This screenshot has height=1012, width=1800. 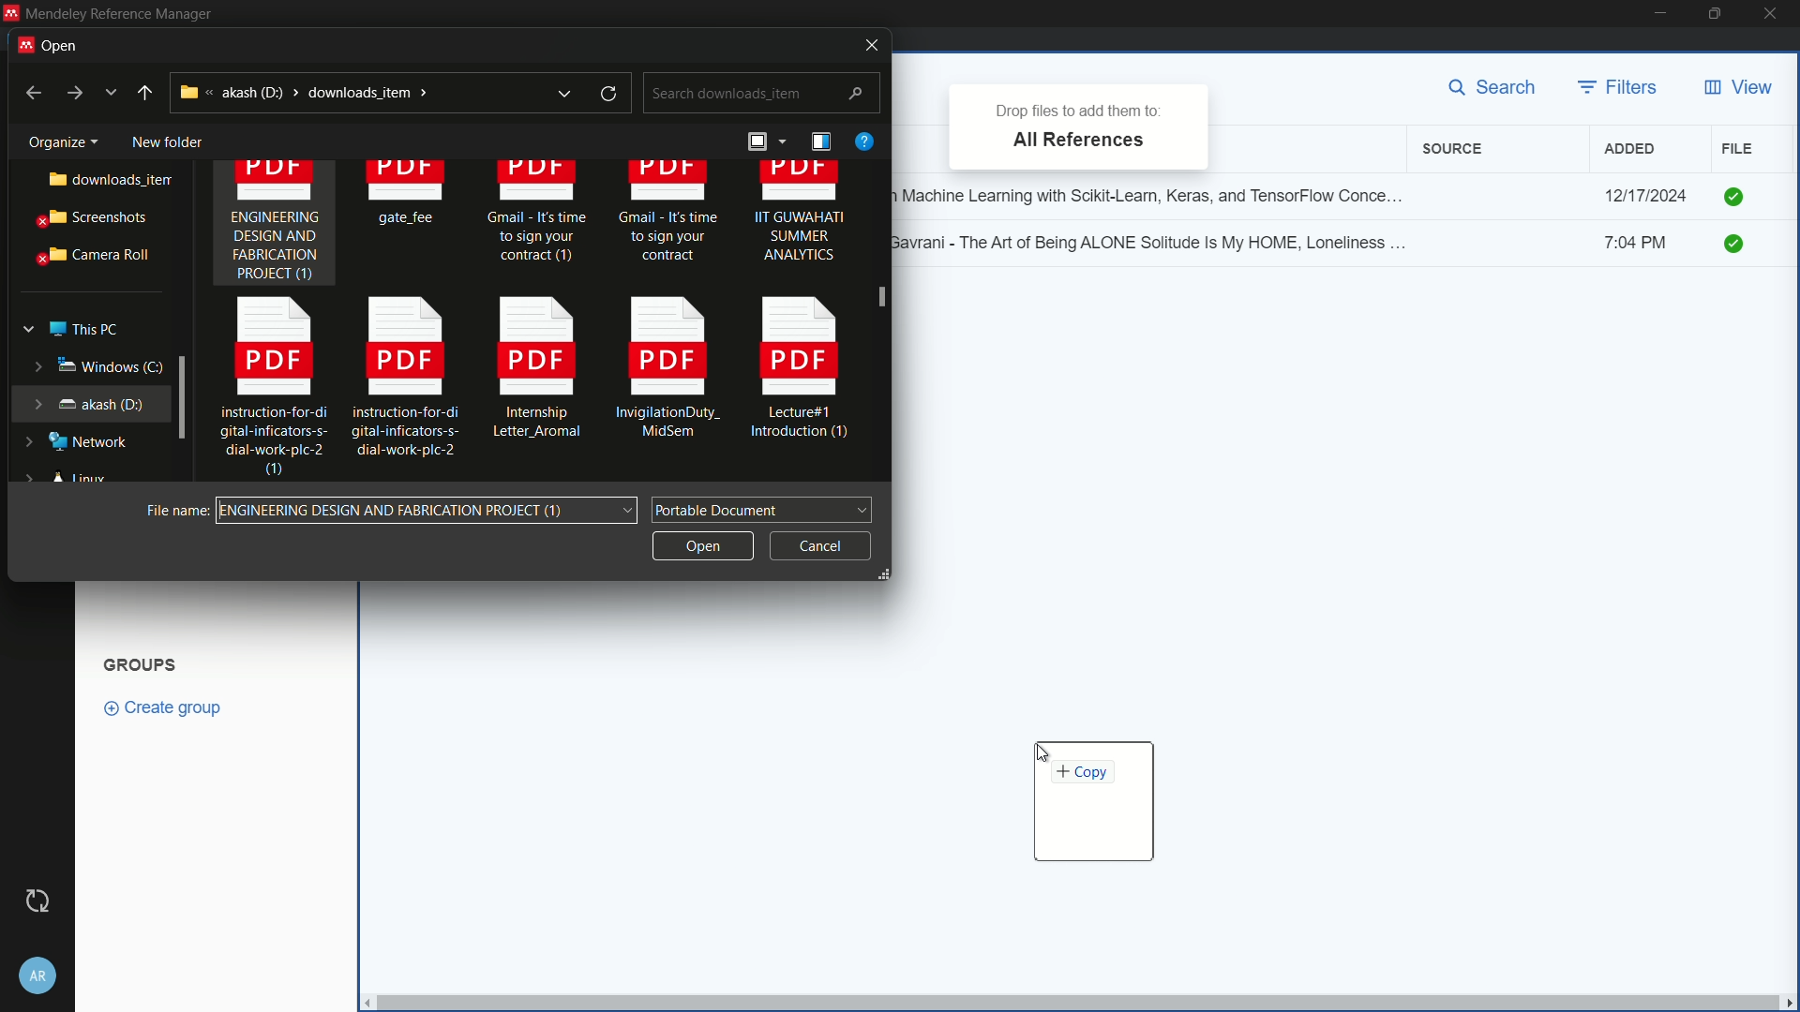 What do you see at coordinates (611, 94) in the screenshot?
I see `refresh` at bounding box center [611, 94].